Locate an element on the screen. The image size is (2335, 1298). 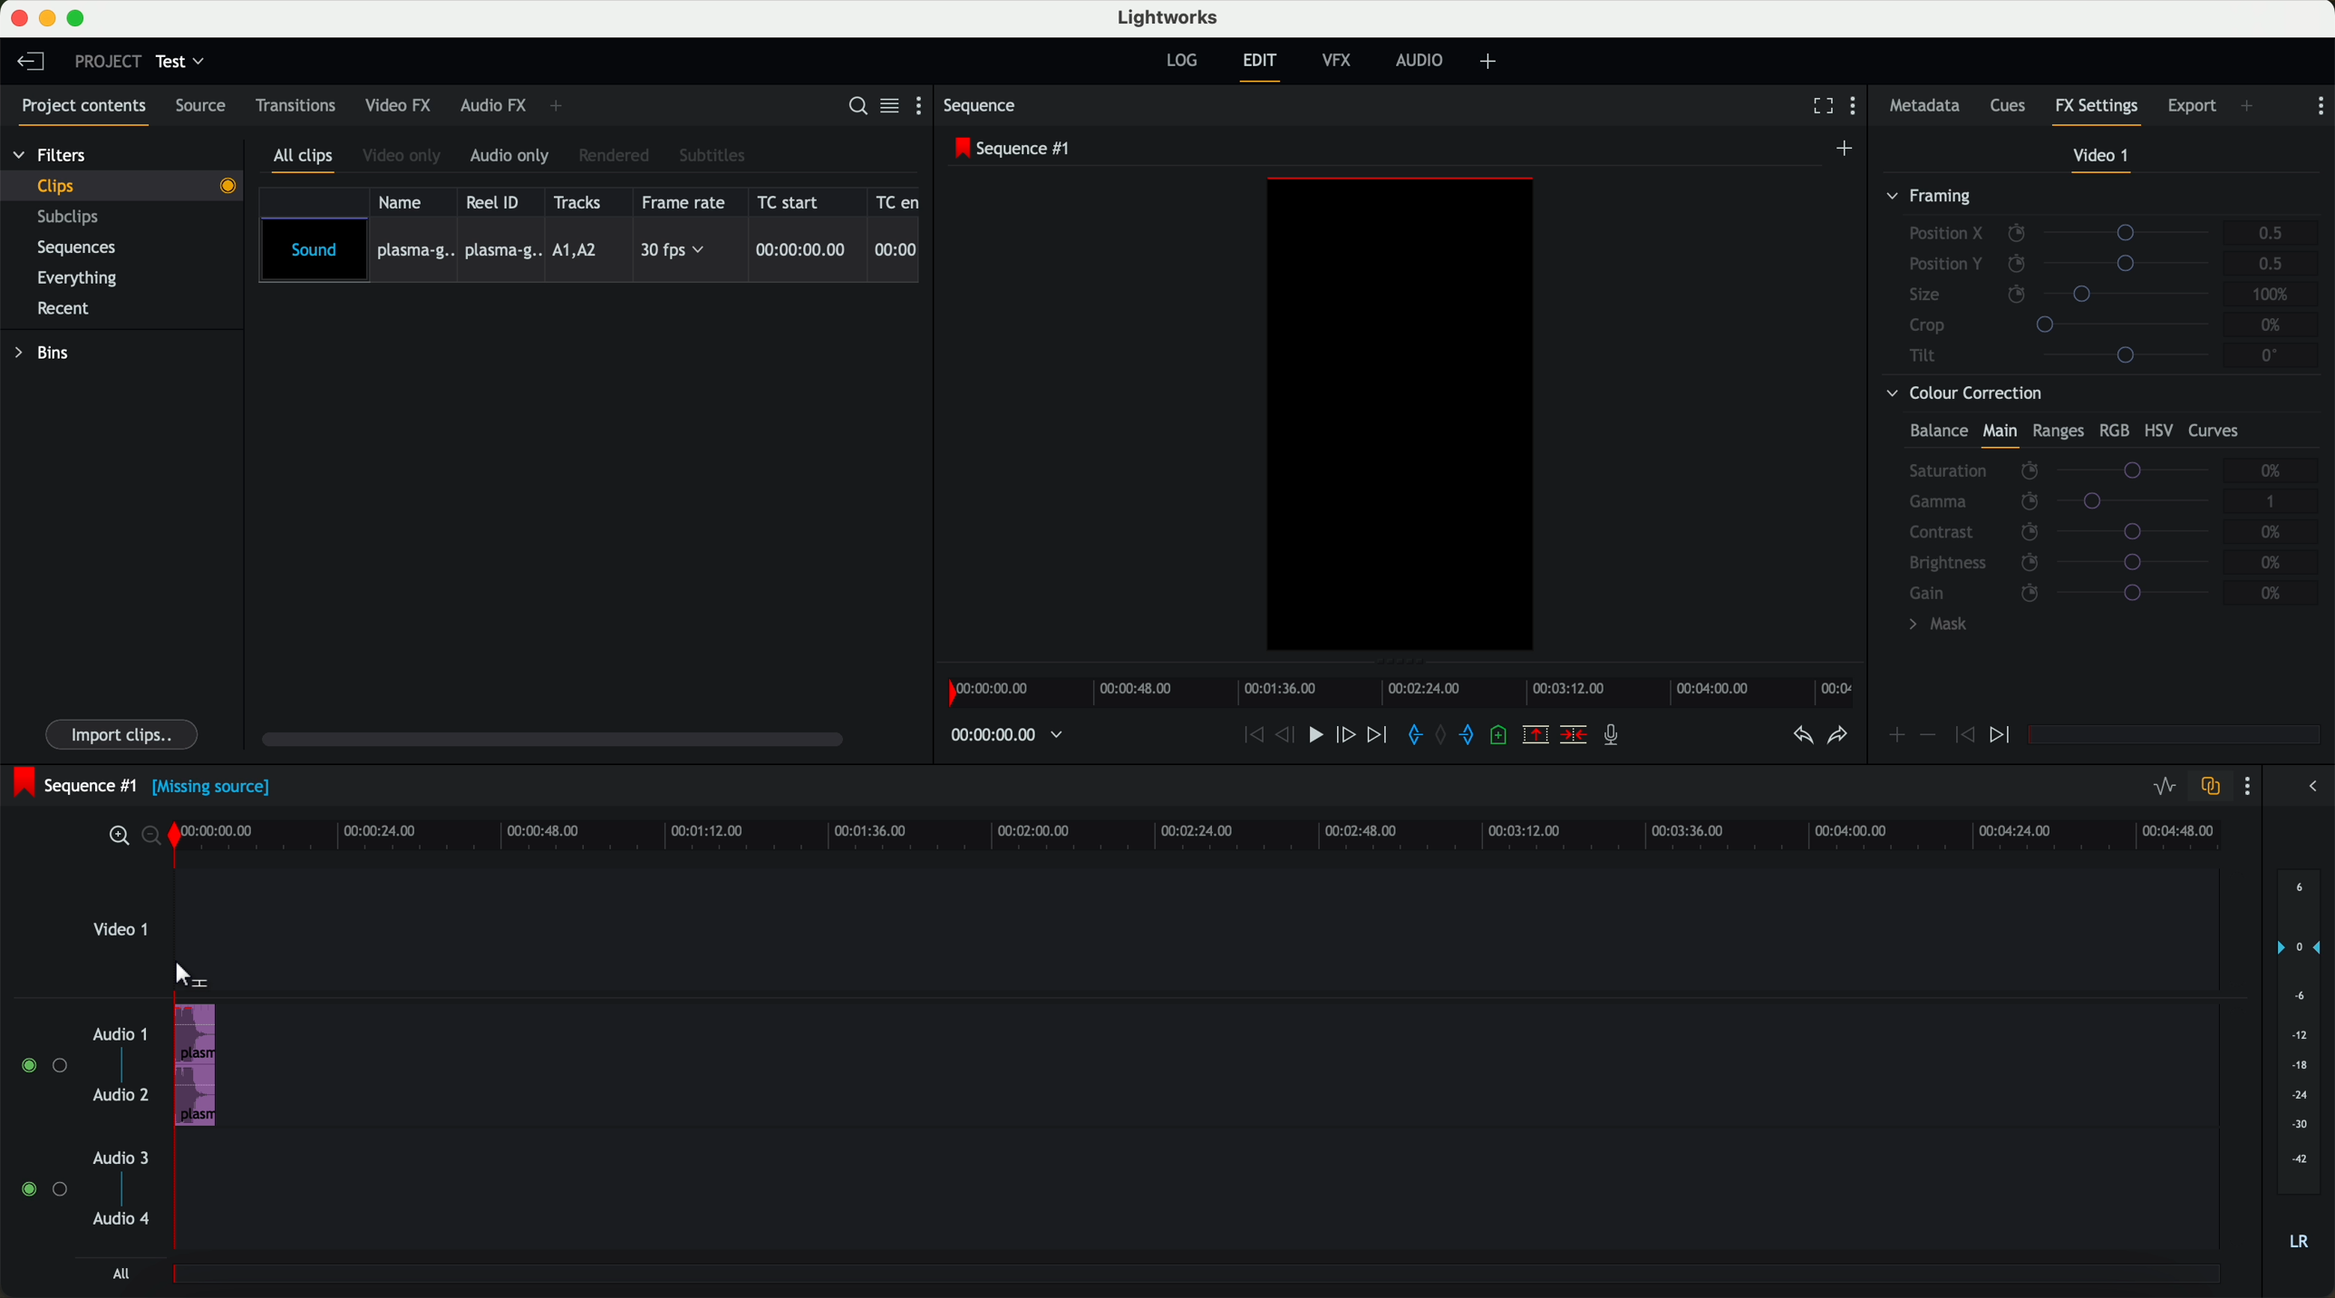
toggle between list and toggle view is located at coordinates (891, 107).